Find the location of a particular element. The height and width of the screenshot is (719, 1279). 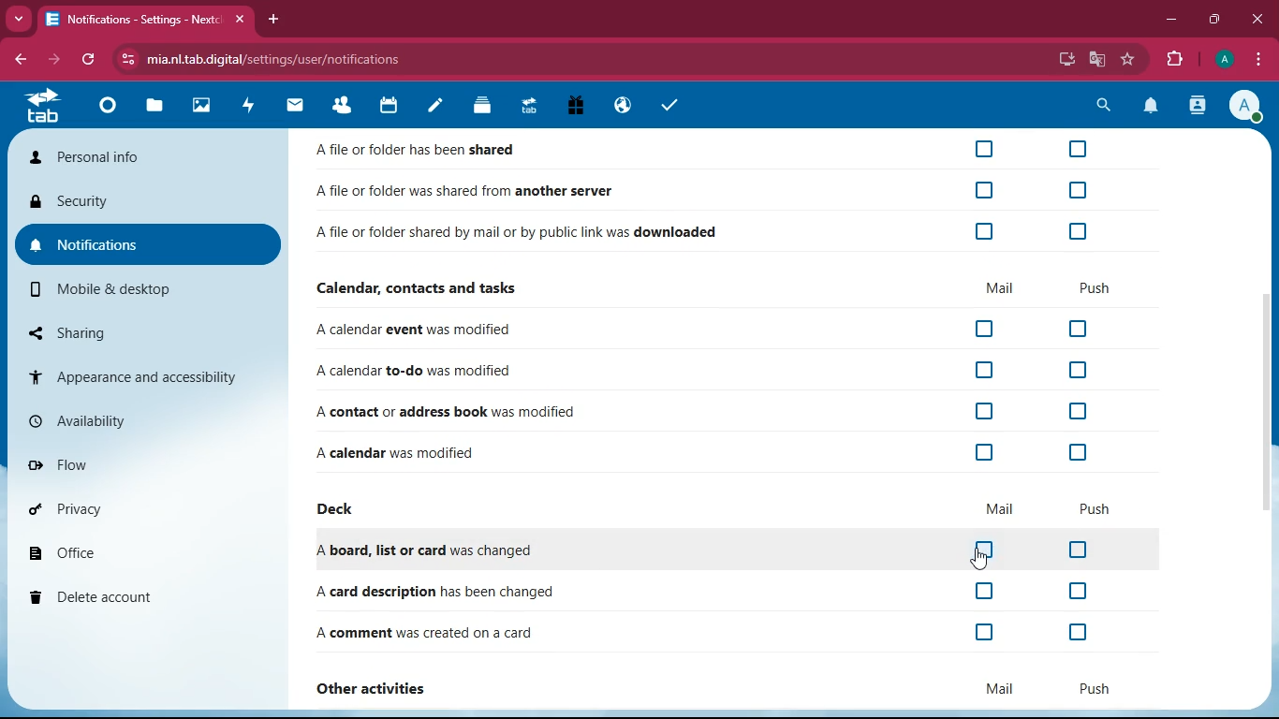

close is located at coordinates (1257, 19).